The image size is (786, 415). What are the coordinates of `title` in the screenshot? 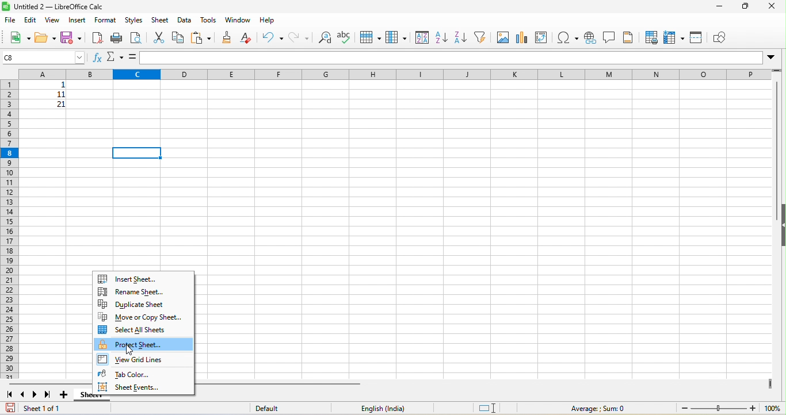 It's located at (55, 7).